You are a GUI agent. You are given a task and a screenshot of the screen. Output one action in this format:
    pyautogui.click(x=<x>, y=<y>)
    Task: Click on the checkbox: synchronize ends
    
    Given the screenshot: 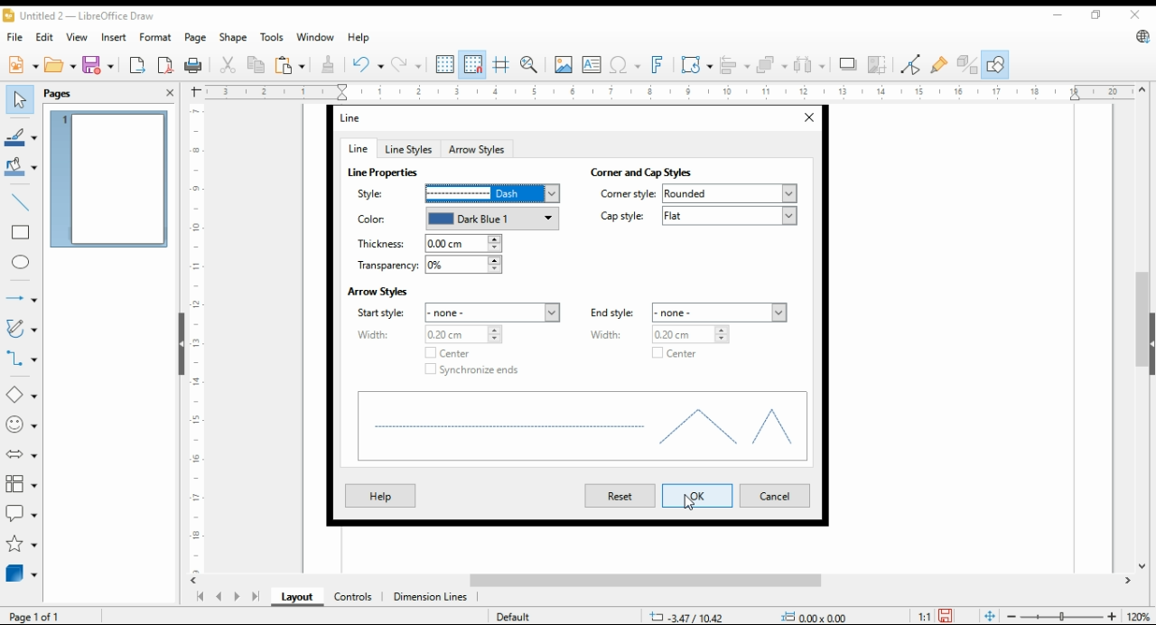 What is the action you would take?
    pyautogui.click(x=472, y=369)
    